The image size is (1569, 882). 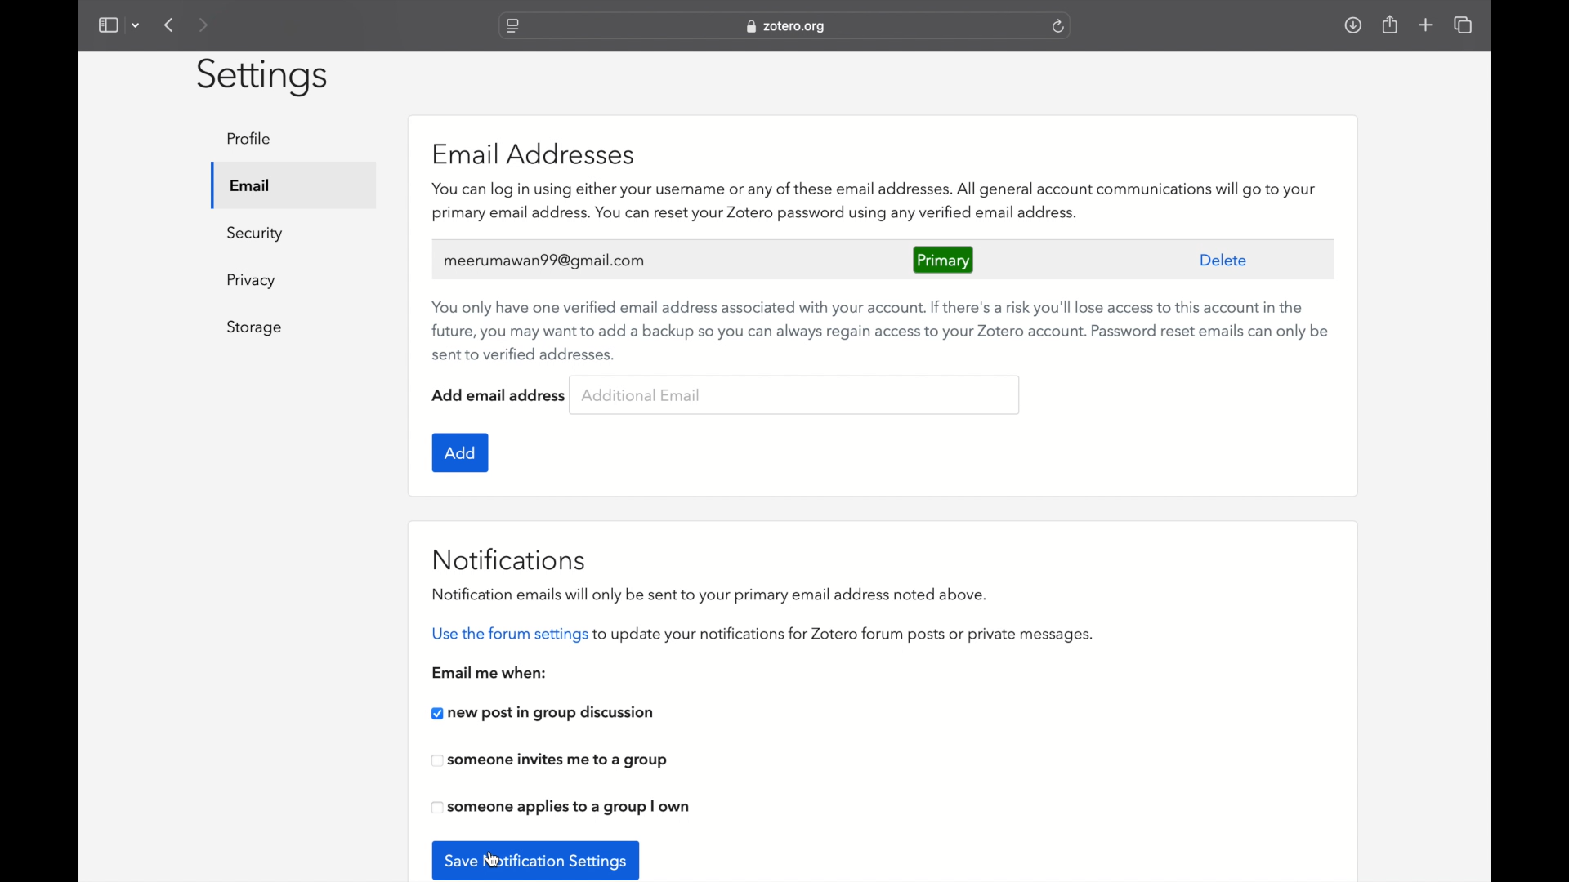 I want to click on email, so click(x=251, y=185).